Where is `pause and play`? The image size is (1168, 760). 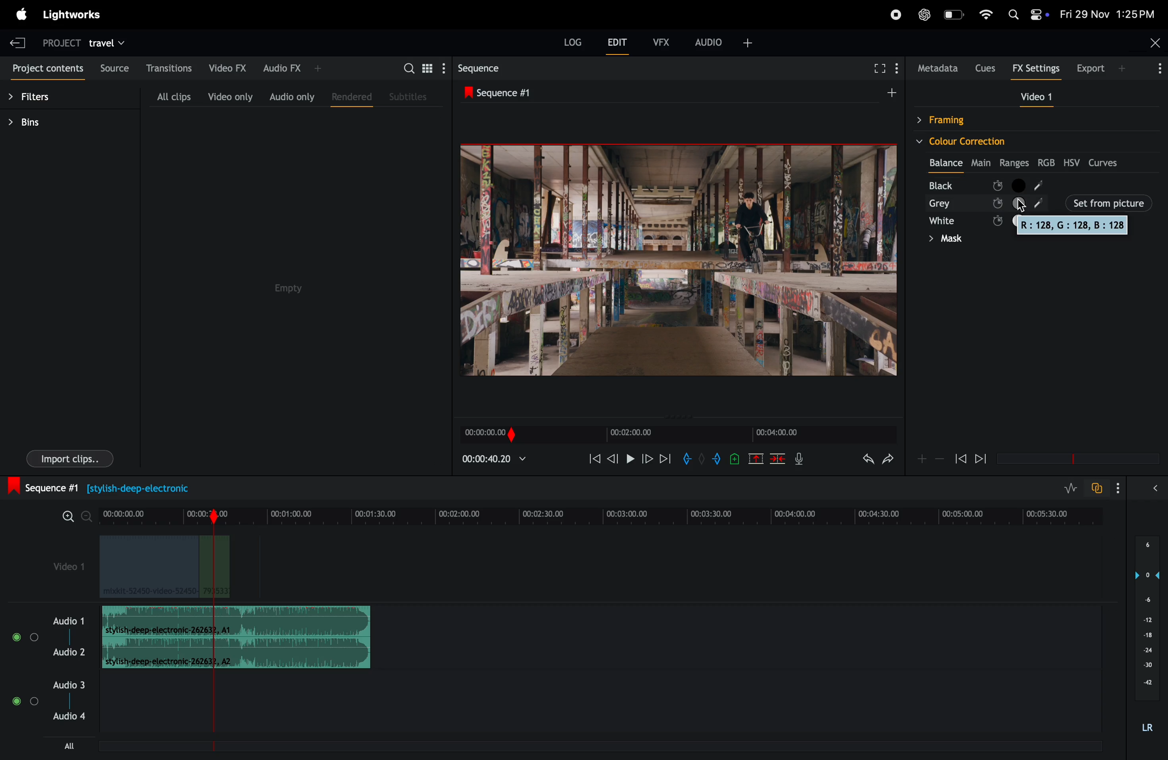 pause and play is located at coordinates (633, 459).